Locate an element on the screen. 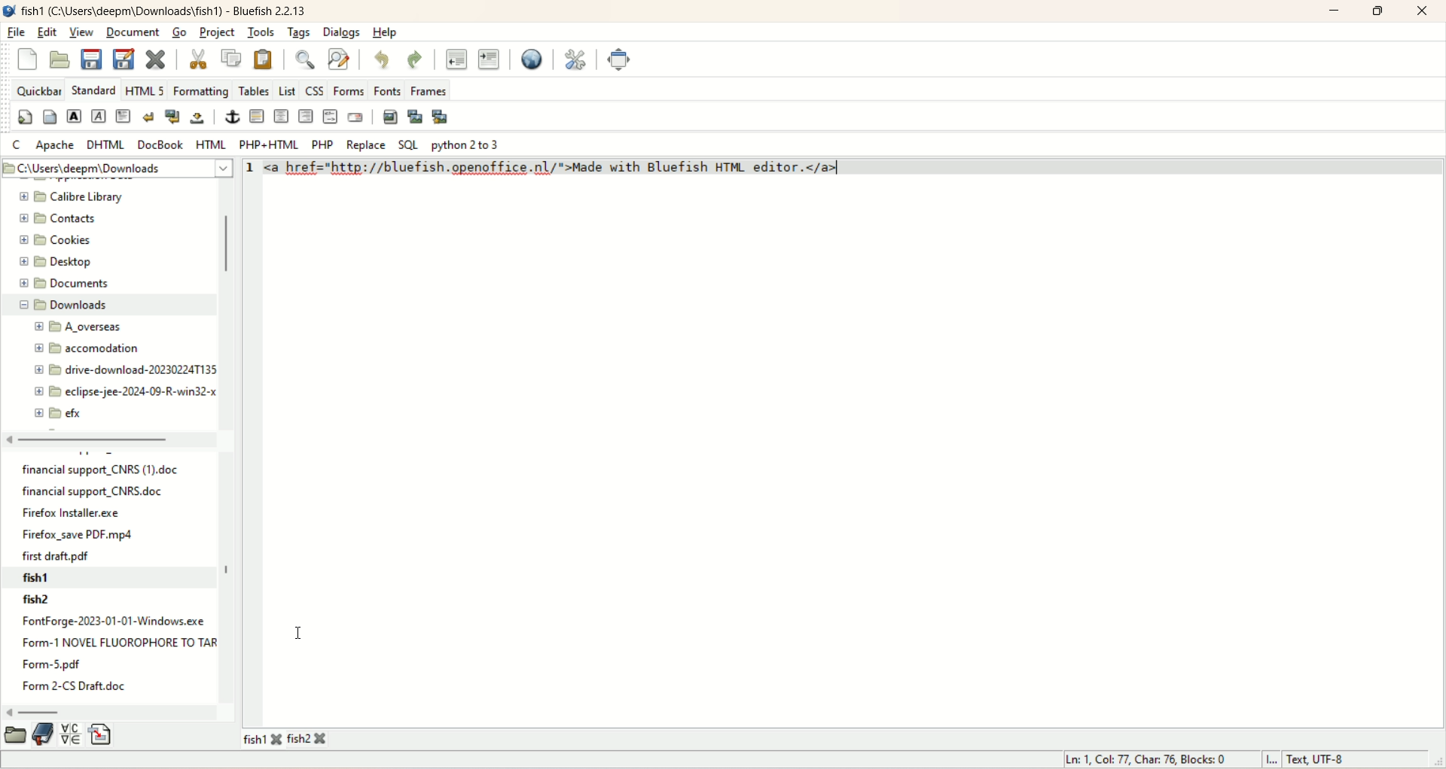 The image size is (1446, 769). project is located at coordinates (216, 32).